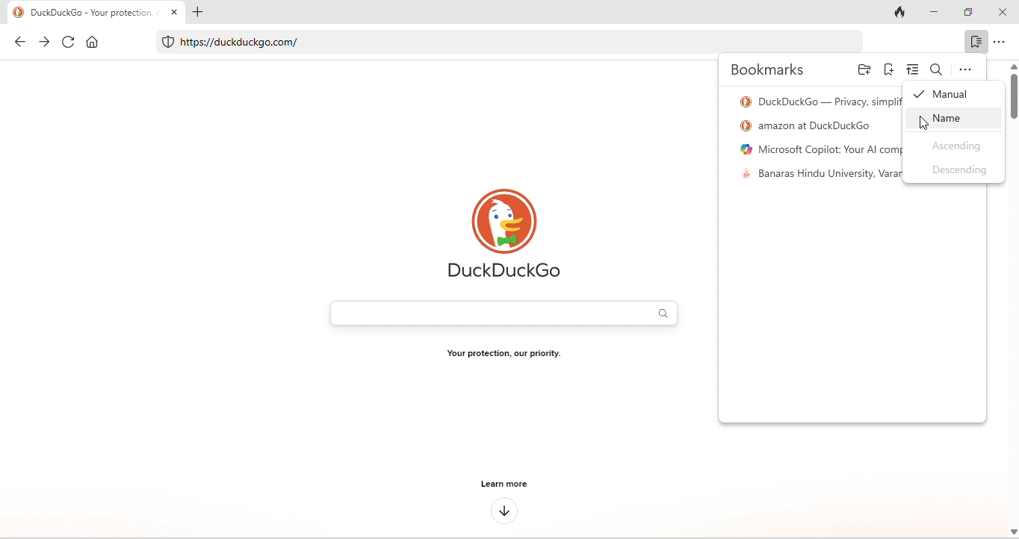 The image size is (1019, 539). I want to click on amazon at duck duck go, so click(810, 125).